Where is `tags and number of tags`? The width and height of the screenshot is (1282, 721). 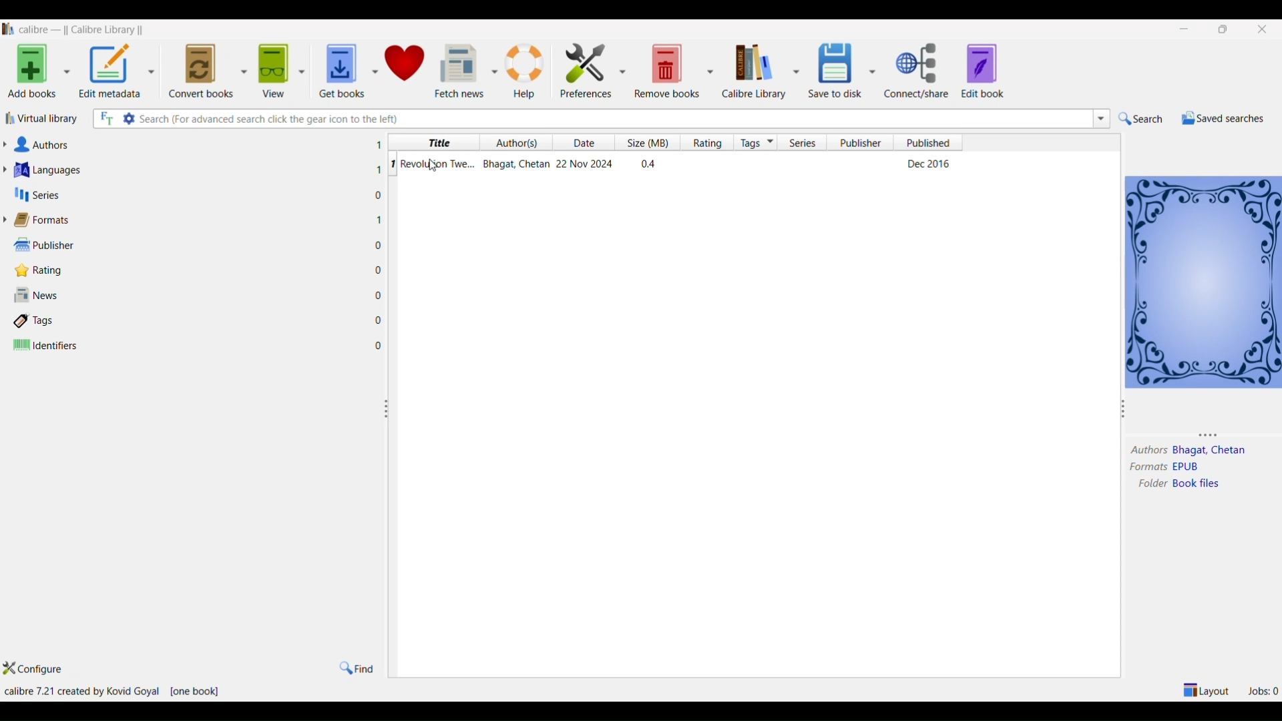 tags and number of tags is located at coordinates (39, 320).